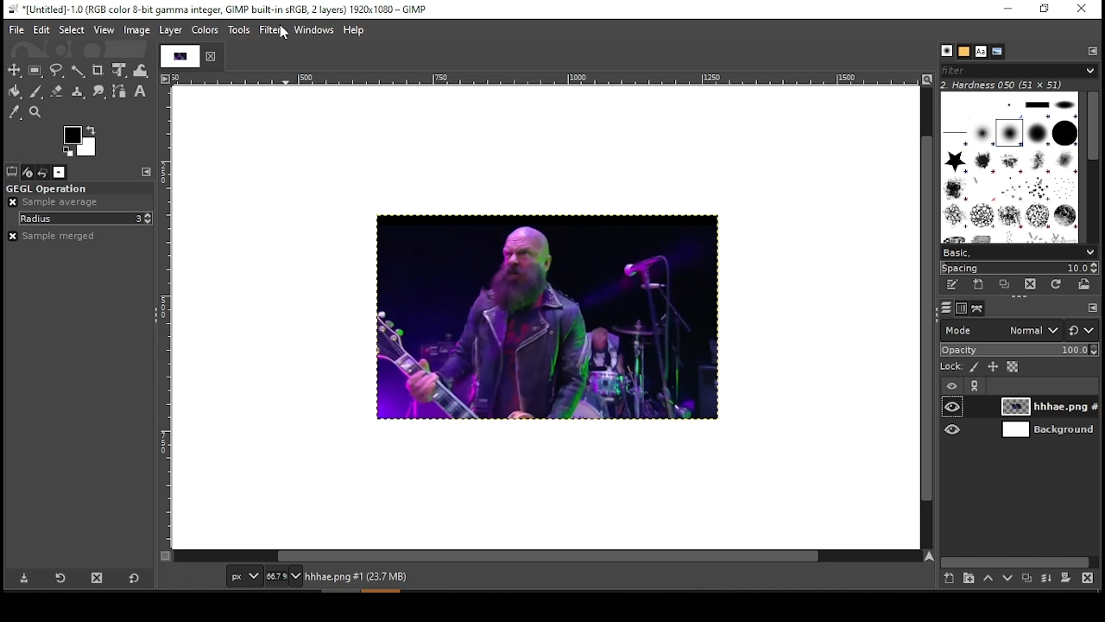 The image size is (1105, 622). Describe the element at coordinates (1018, 560) in the screenshot. I see `scroll bar` at that location.